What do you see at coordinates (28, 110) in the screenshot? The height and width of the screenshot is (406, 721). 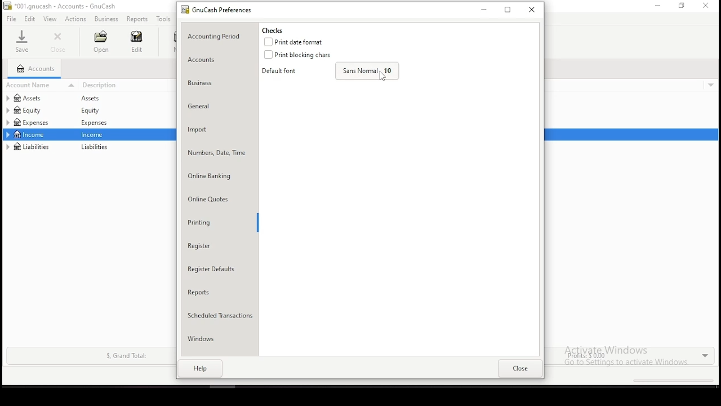 I see `equity` at bounding box center [28, 110].